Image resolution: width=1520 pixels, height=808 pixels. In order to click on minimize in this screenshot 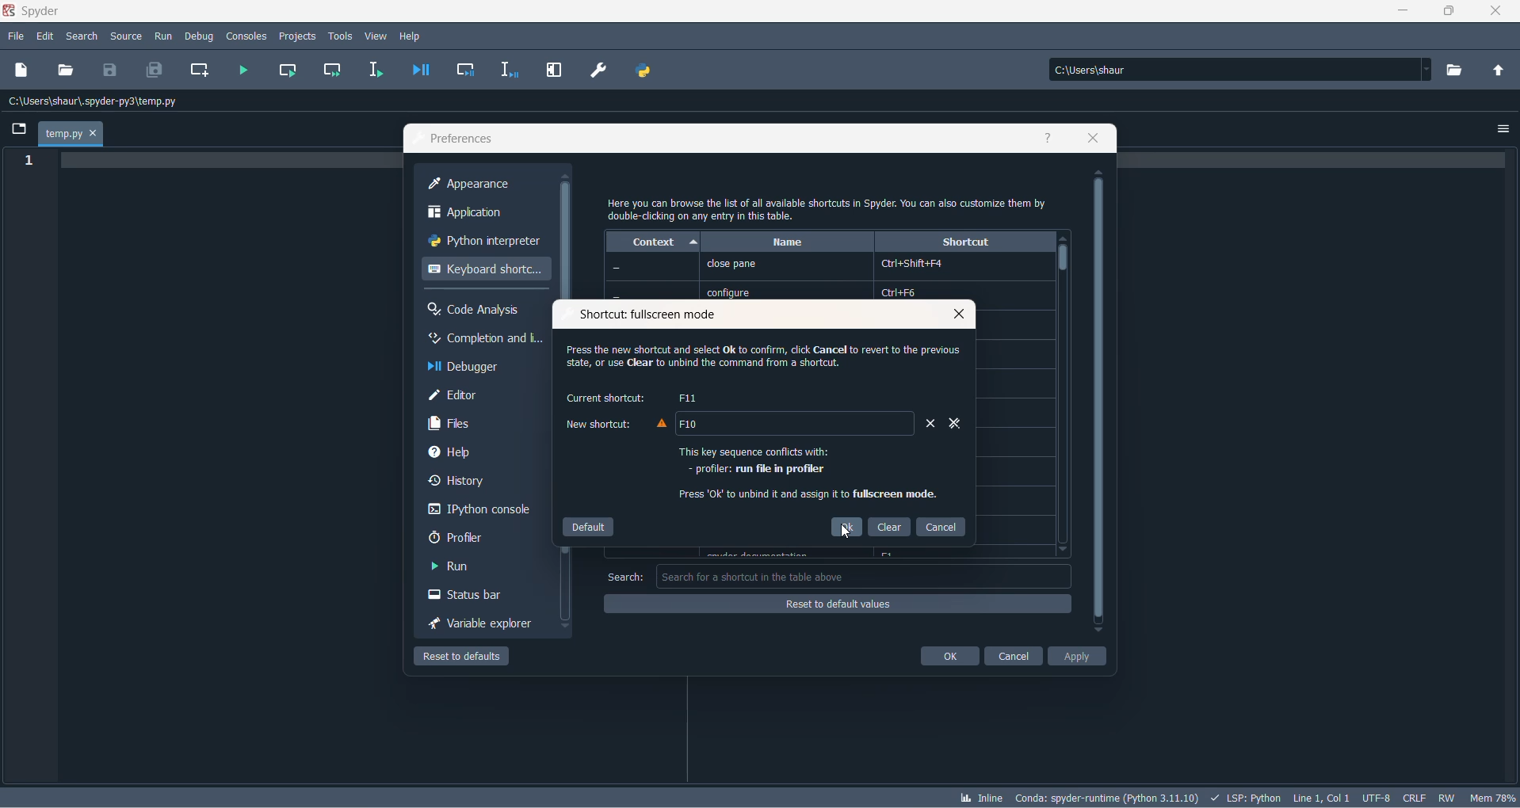, I will do `click(1407, 13)`.